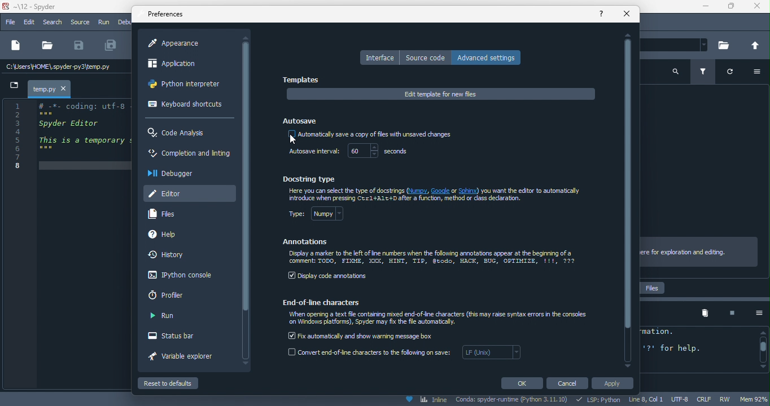 The image size is (770, 406). Describe the element at coordinates (104, 23) in the screenshot. I see `run` at that location.